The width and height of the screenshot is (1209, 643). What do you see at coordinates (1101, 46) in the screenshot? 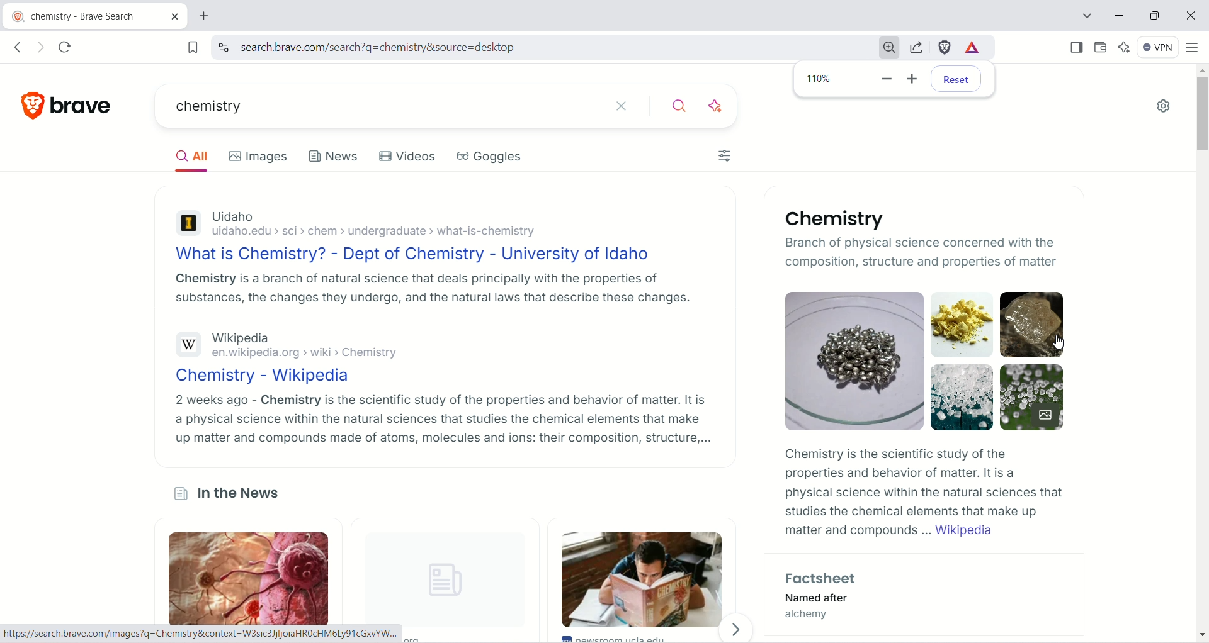
I see `wallet` at bounding box center [1101, 46].